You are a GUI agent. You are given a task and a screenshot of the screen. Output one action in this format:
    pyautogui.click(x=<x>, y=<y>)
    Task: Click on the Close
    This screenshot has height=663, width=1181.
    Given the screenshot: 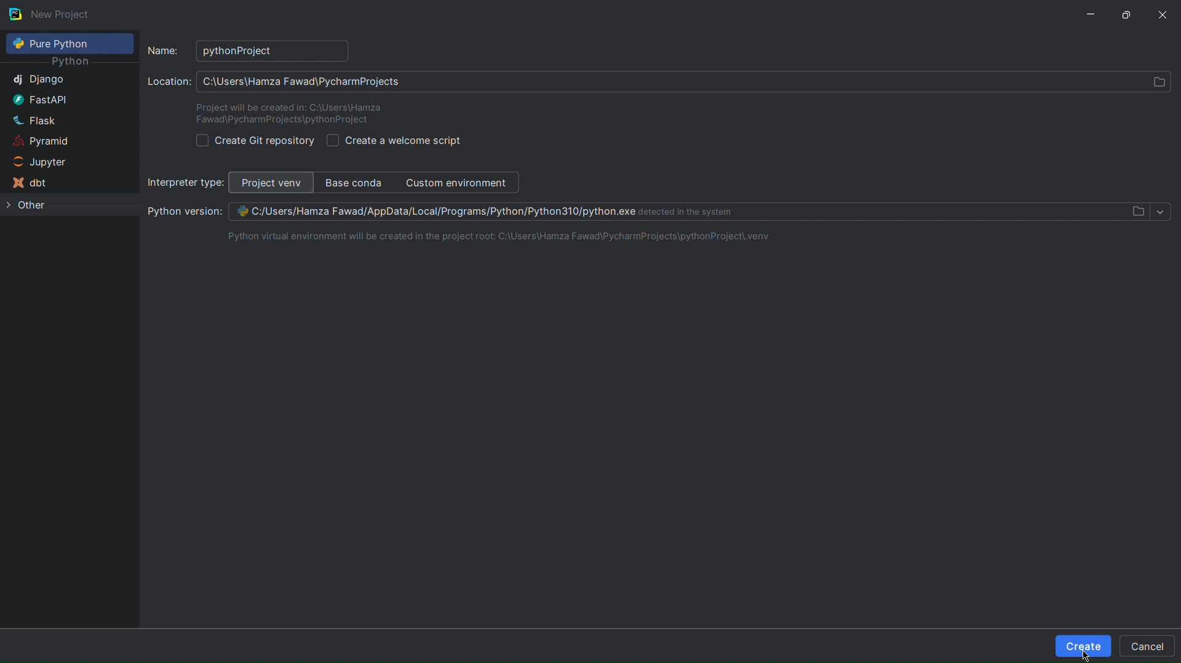 What is the action you would take?
    pyautogui.click(x=1164, y=14)
    